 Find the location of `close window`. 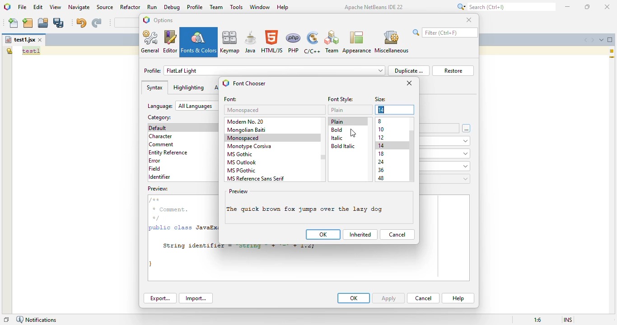

close window is located at coordinates (41, 40).